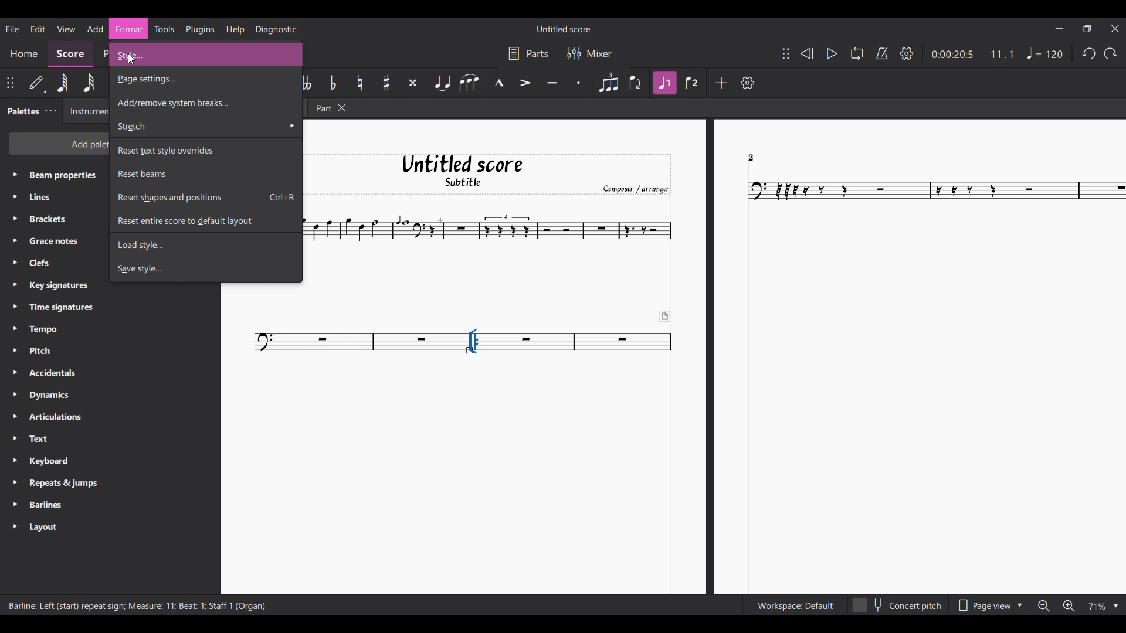  What do you see at coordinates (206, 197) in the screenshot?
I see `Reset shapes and positions` at bounding box center [206, 197].